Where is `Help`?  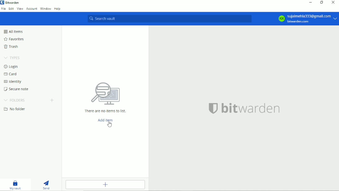 Help is located at coordinates (57, 8).